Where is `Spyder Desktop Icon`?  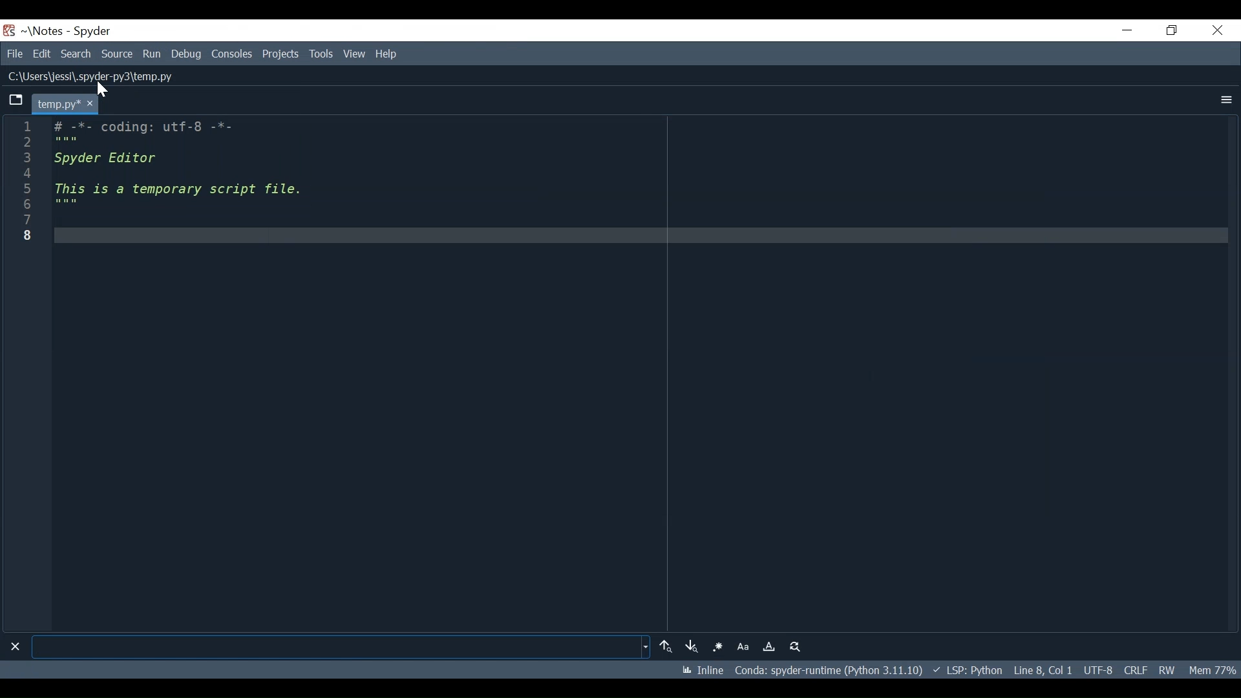
Spyder Desktop Icon is located at coordinates (10, 31).